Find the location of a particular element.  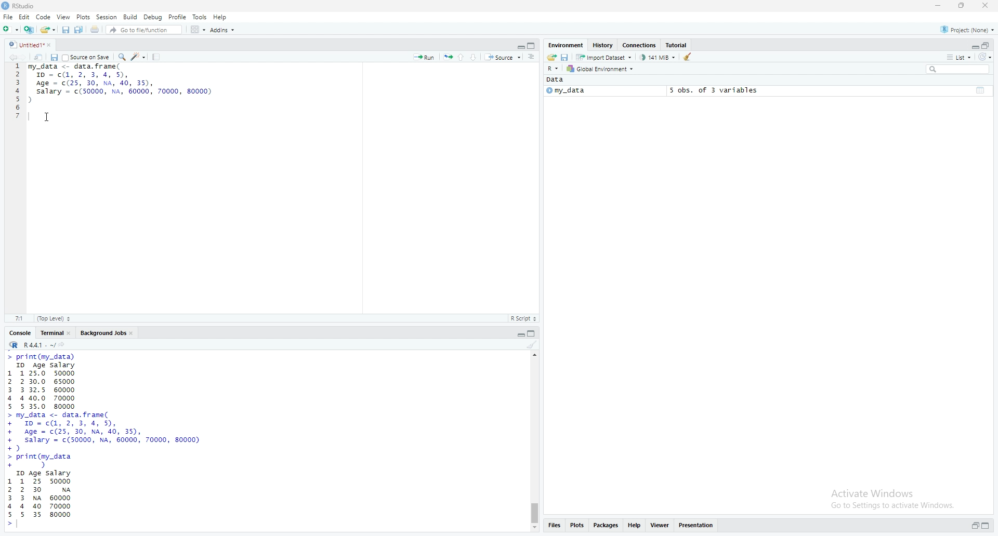

packages is located at coordinates (606, 525).